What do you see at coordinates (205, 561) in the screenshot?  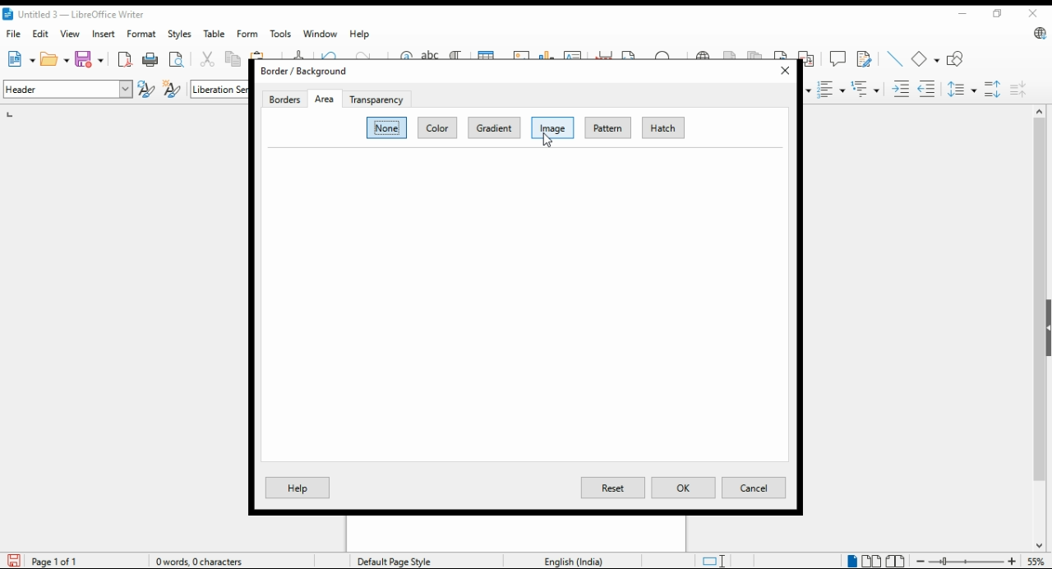 I see `document information` at bounding box center [205, 561].